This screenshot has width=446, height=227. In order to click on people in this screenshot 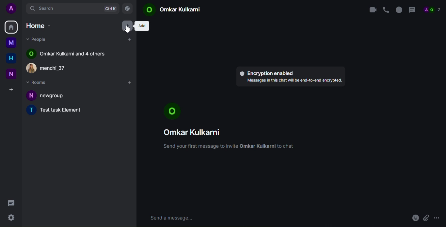, I will do `click(39, 39)`.